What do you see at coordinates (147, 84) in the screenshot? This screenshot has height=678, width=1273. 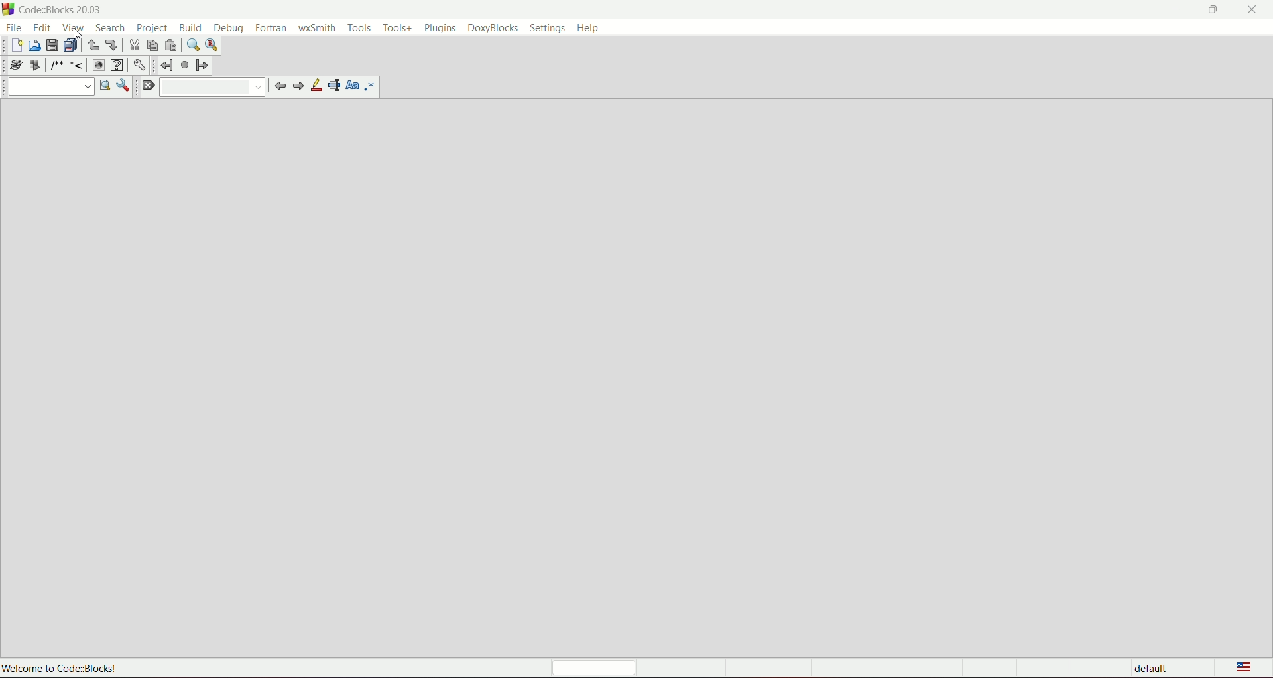 I see `clear` at bounding box center [147, 84].